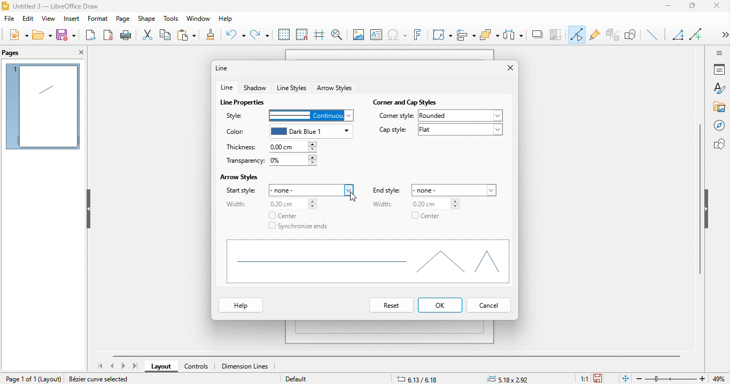 This screenshot has width=730, height=384. I want to click on insert line, so click(654, 35).